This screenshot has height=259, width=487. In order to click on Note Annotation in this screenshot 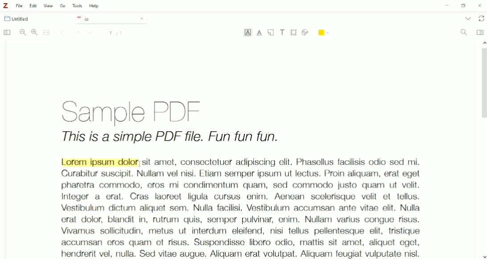, I will do `click(271, 33)`.